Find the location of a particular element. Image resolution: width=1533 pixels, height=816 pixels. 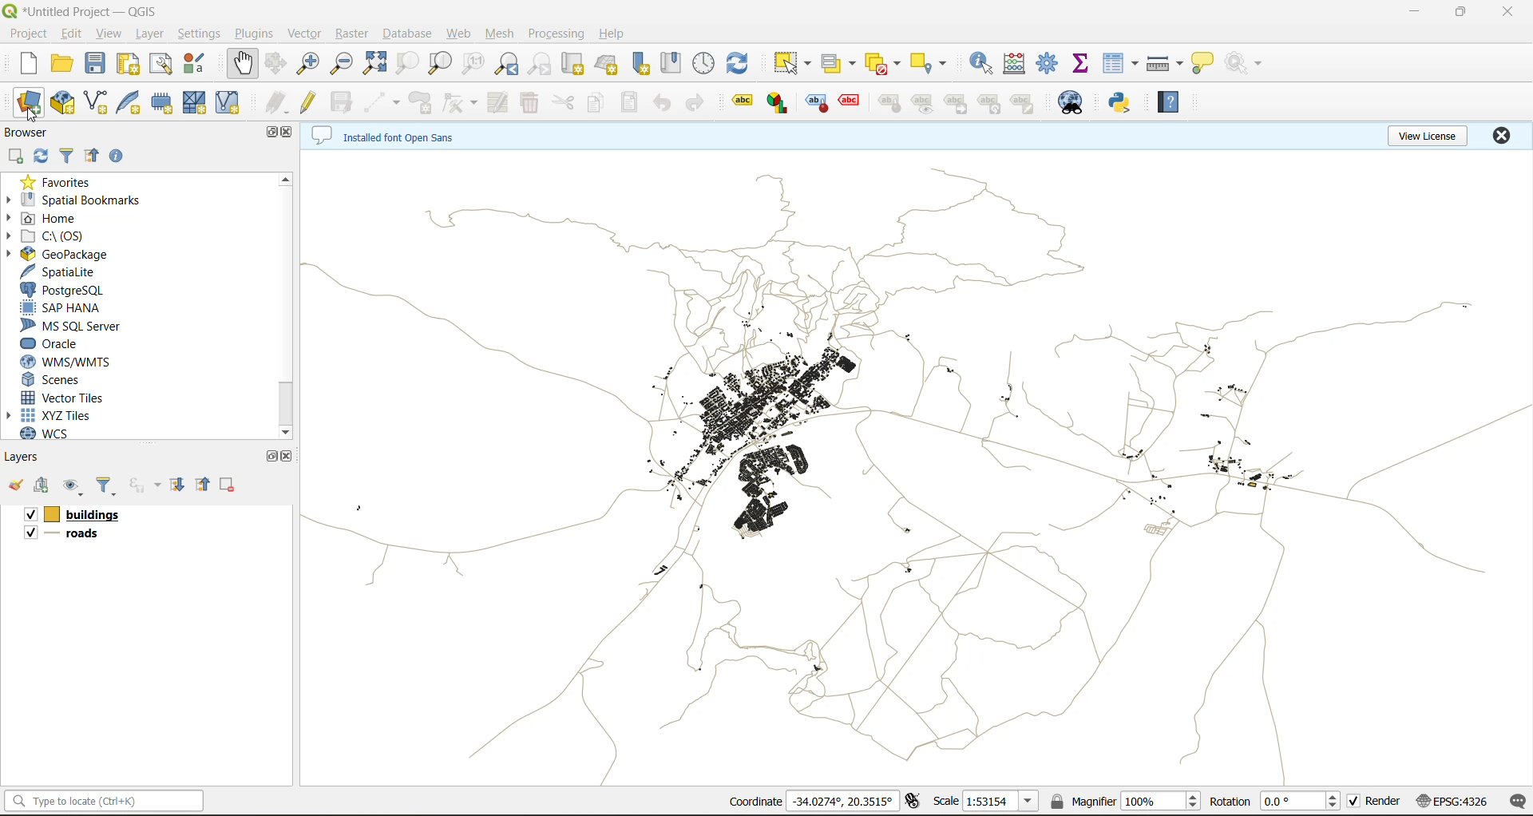

no action is located at coordinates (1246, 63).